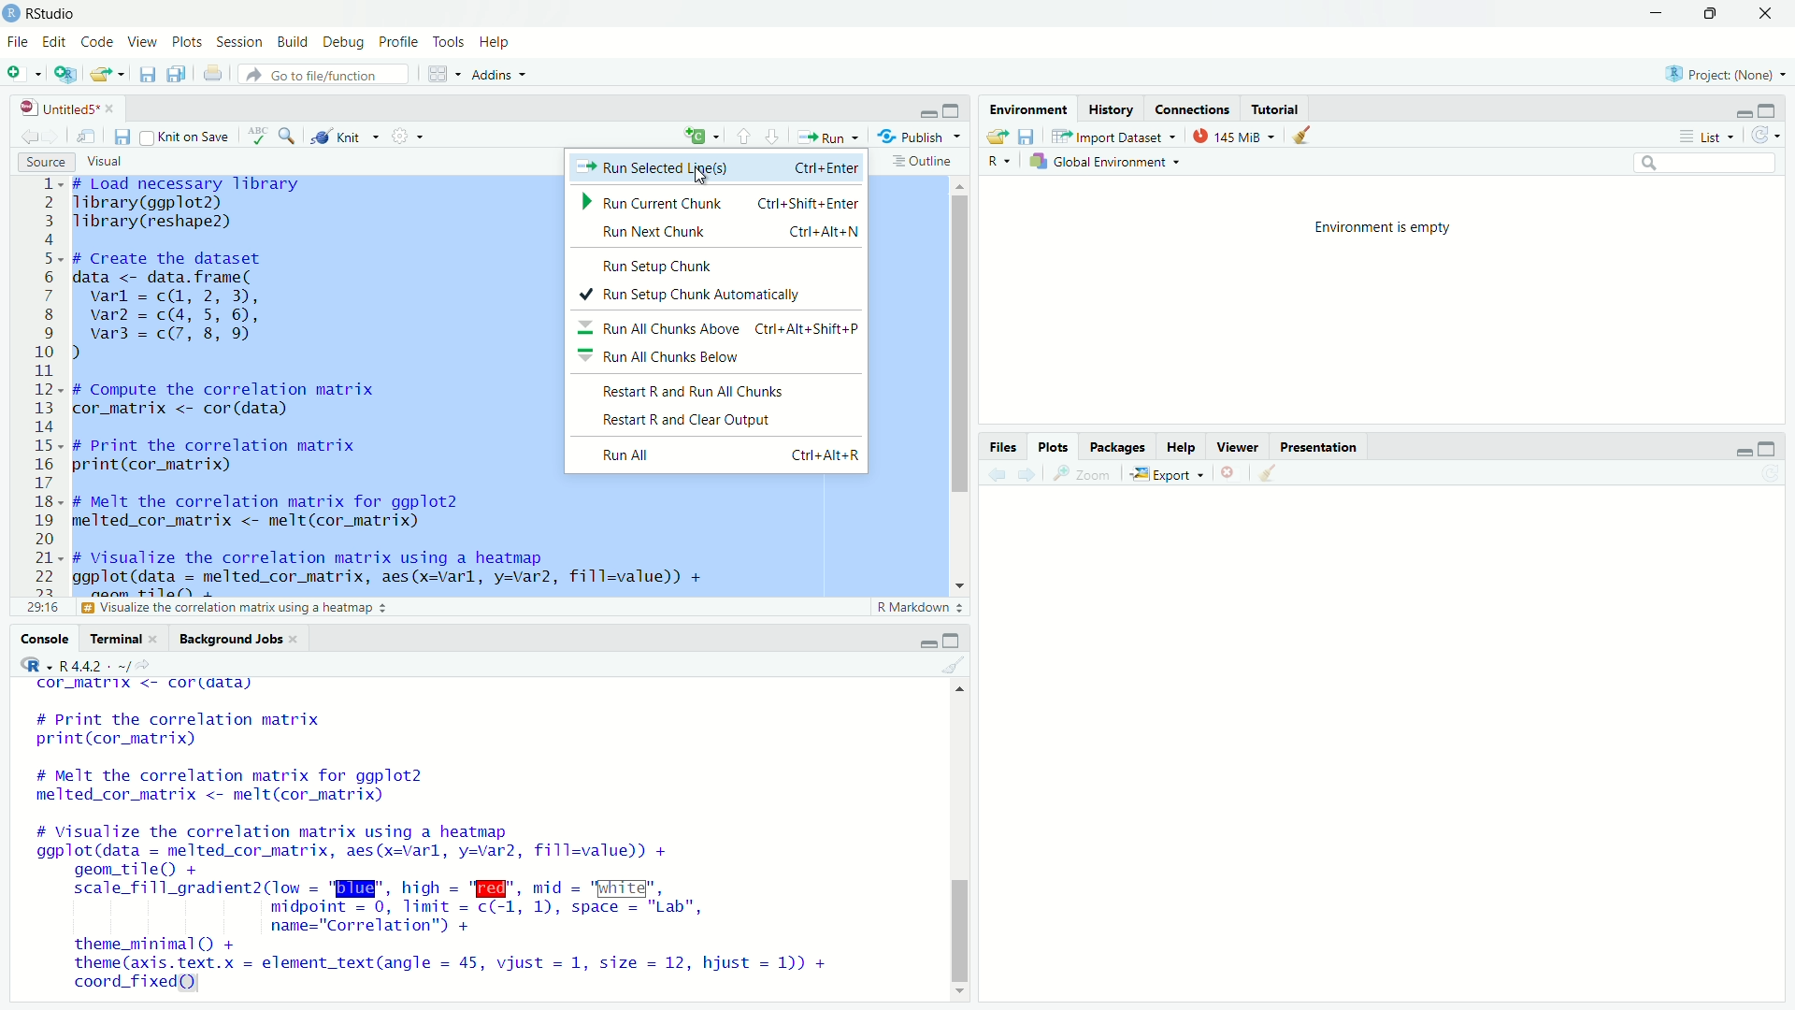 The height and width of the screenshot is (1010, 1795). Describe the element at coordinates (1709, 13) in the screenshot. I see `maximize` at that location.